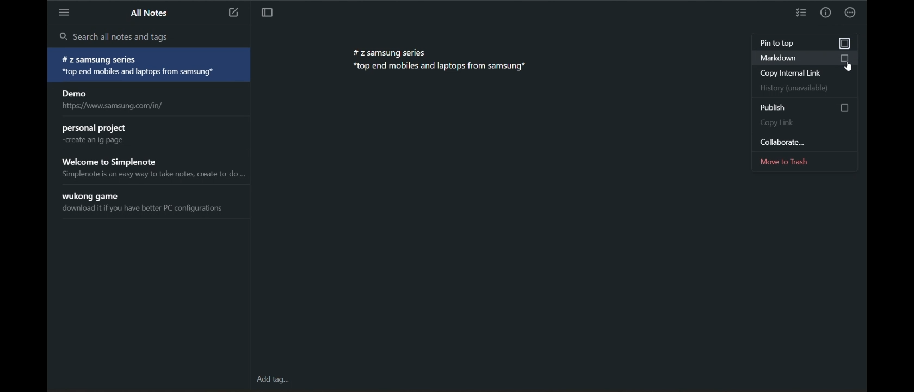 The width and height of the screenshot is (914, 392). Describe the element at coordinates (152, 203) in the screenshot. I see `wukong game
download it if you have better PC configurations` at that location.